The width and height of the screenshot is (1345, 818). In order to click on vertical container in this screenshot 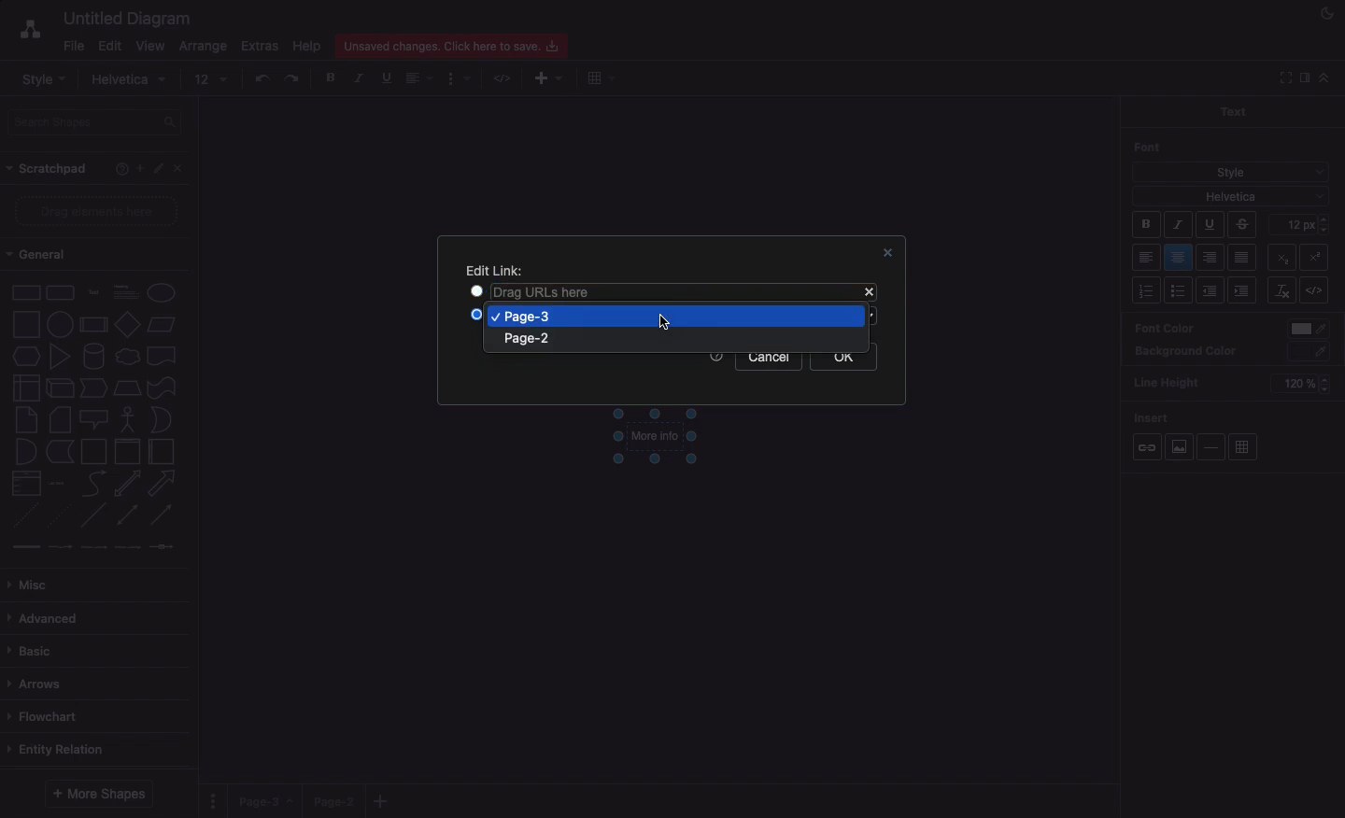, I will do `click(127, 452)`.